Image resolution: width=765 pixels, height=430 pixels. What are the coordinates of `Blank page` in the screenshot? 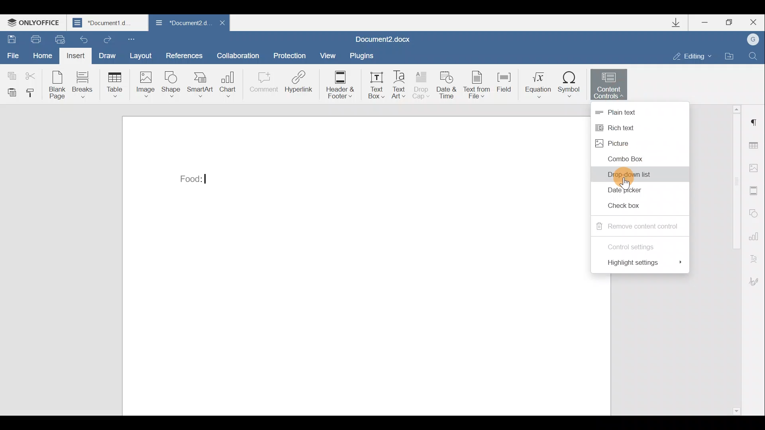 It's located at (57, 85).